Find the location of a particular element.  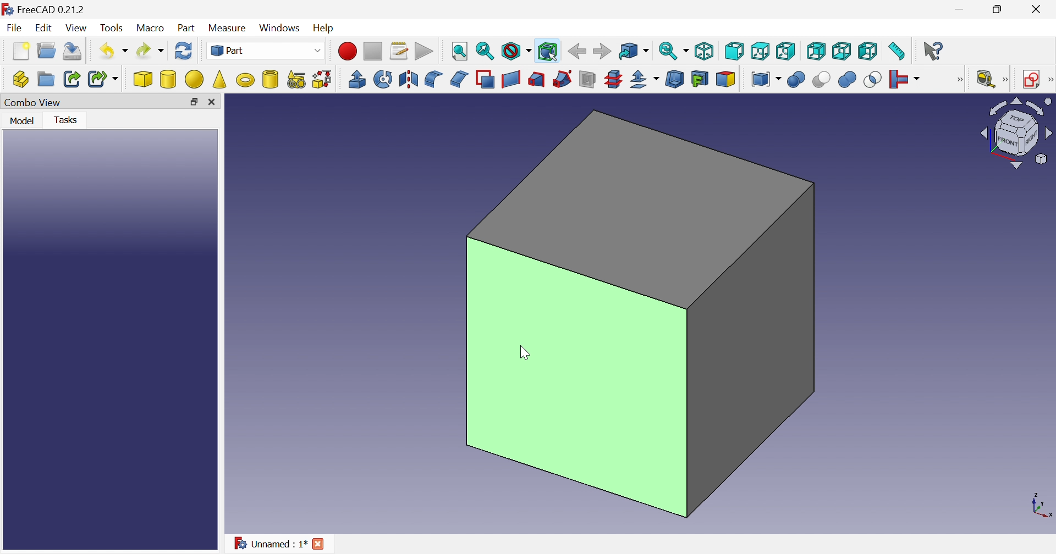

Extrude... is located at coordinates (356, 79).